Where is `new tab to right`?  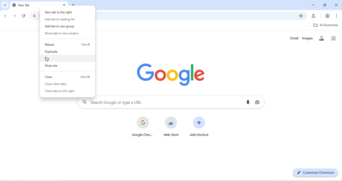
new tab to right is located at coordinates (59, 12).